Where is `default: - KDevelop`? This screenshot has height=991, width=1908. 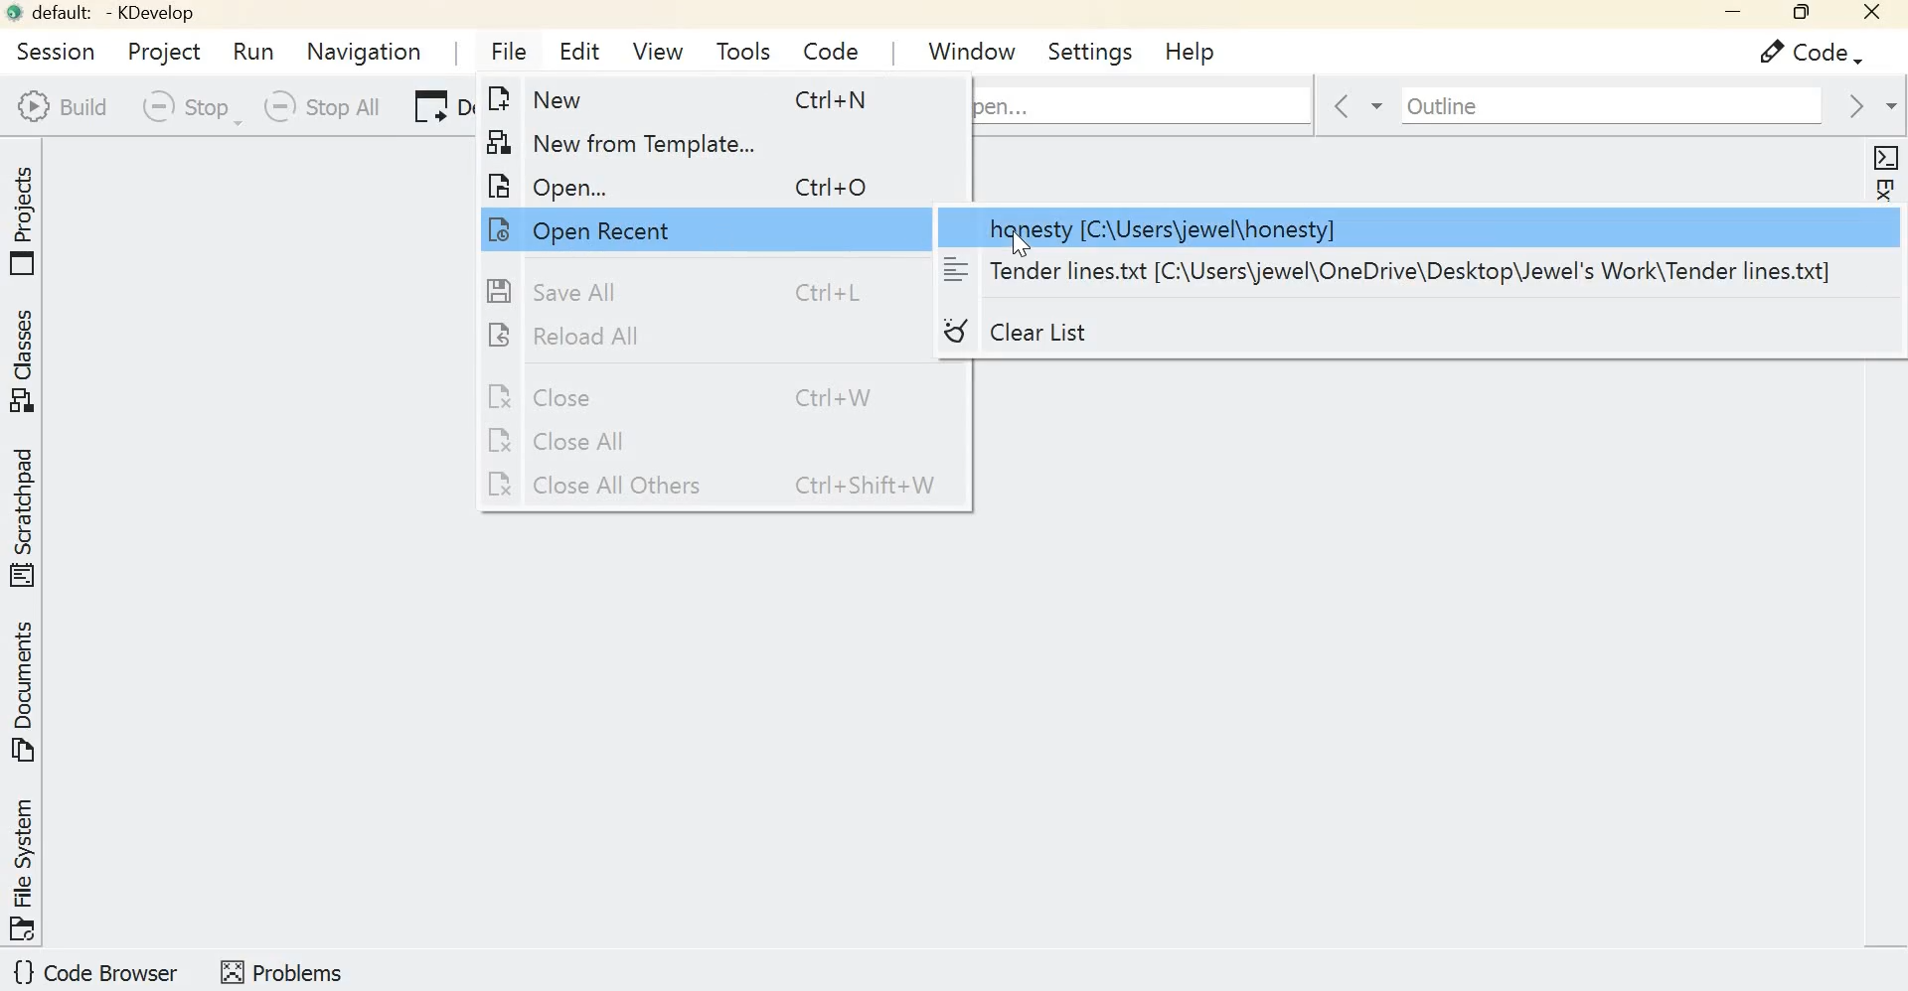
default: - KDevelop is located at coordinates (107, 13).